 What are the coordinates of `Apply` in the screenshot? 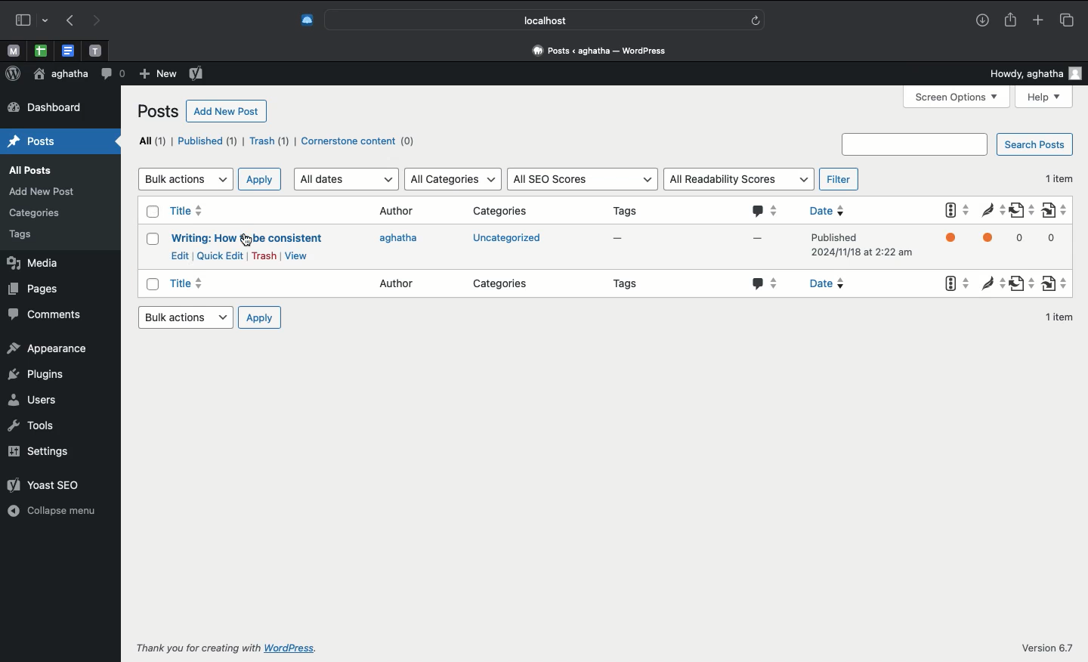 It's located at (258, 180).